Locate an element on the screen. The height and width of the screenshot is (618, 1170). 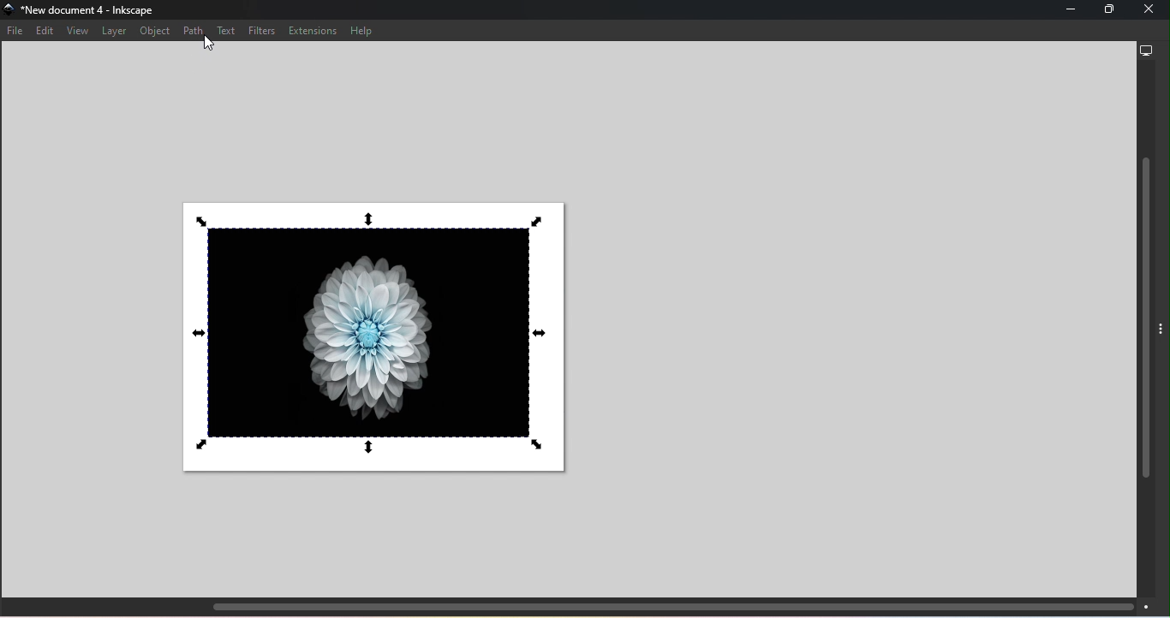
Canvas is located at coordinates (375, 336).